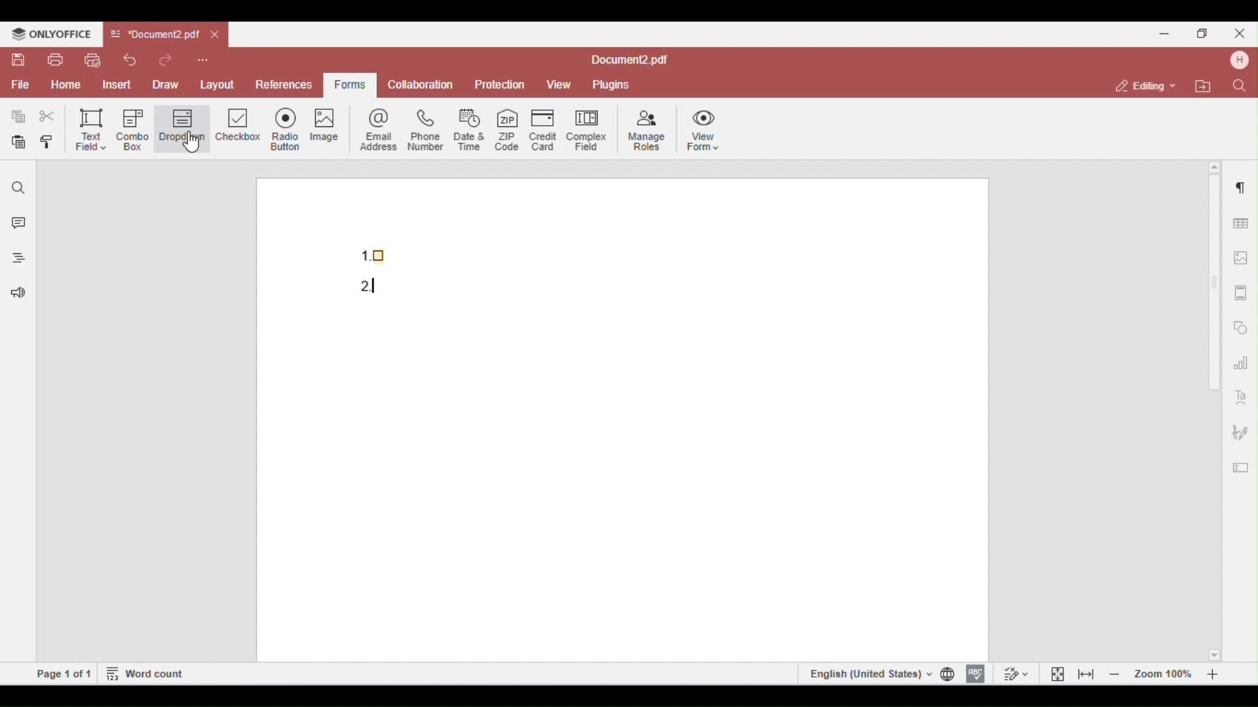  Describe the element at coordinates (507, 128) in the screenshot. I see `zip code` at that location.